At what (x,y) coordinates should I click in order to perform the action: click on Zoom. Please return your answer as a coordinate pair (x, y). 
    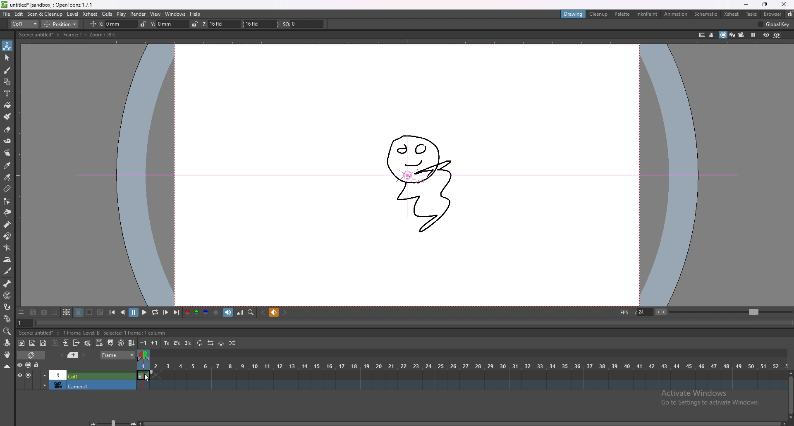
    Looking at the image, I should click on (111, 421).